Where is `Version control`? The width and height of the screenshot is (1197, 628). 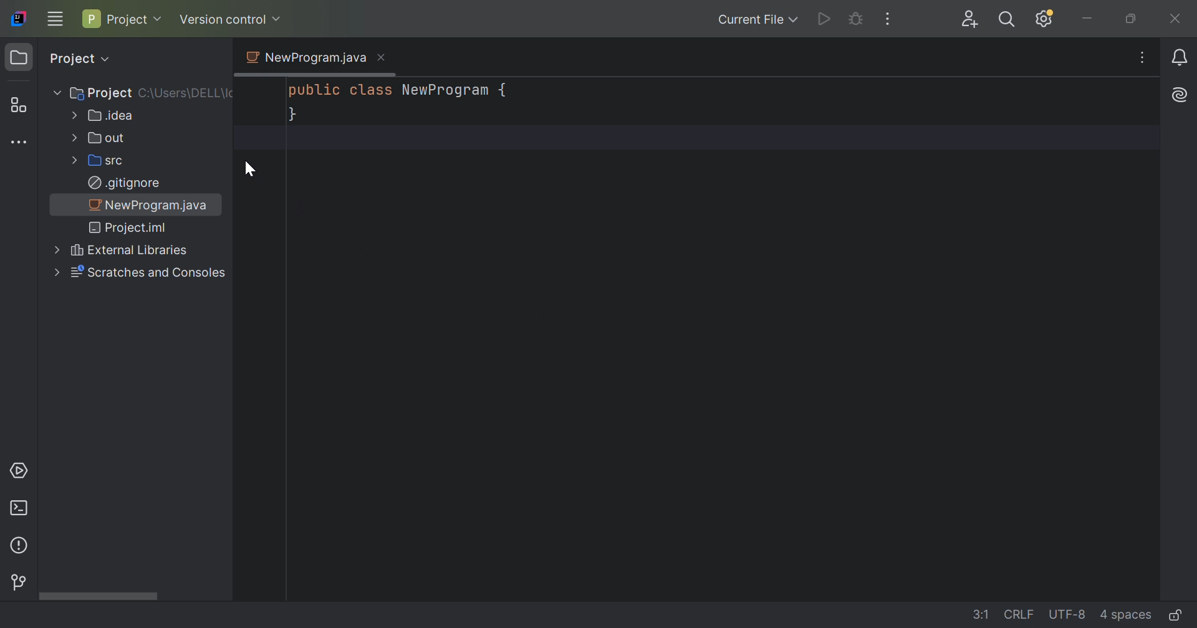
Version control is located at coordinates (223, 19).